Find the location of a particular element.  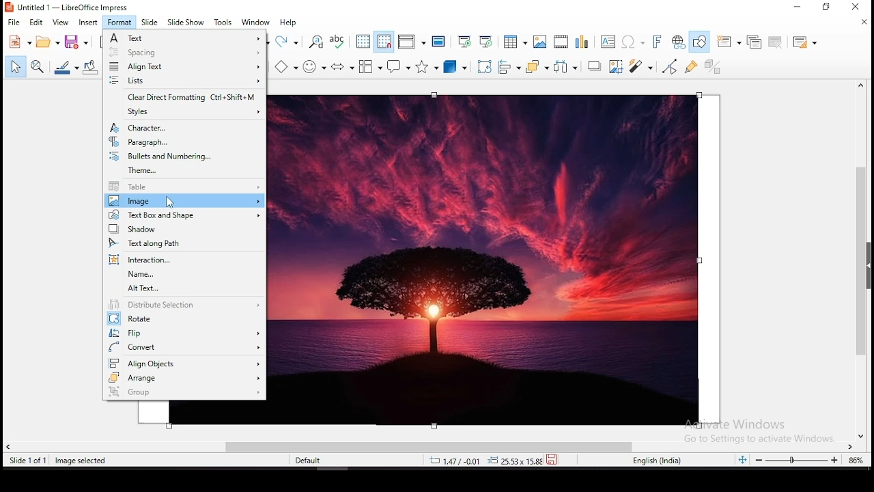

rotate is located at coordinates (483, 68).